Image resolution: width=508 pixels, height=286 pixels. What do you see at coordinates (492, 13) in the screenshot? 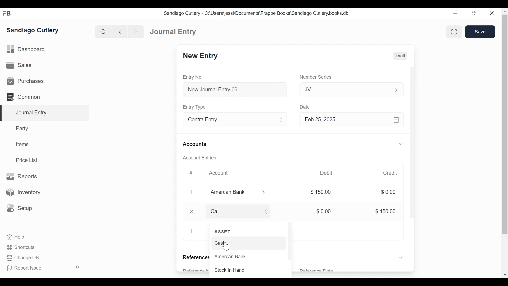
I see `Close` at bounding box center [492, 13].